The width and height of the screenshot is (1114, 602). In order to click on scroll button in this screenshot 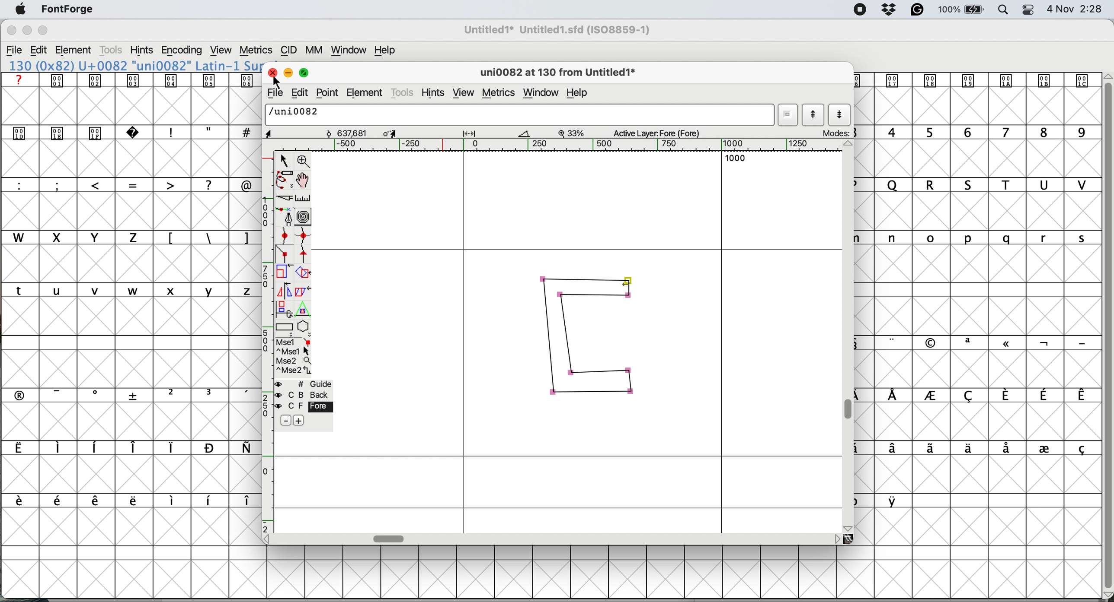, I will do `click(849, 145)`.